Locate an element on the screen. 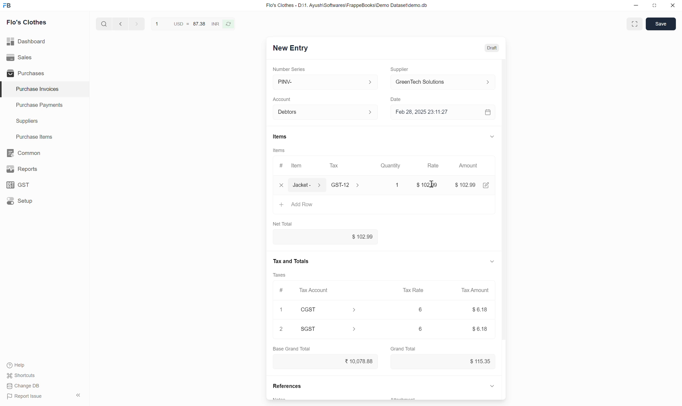 The width and height of the screenshot is (682, 406). Close is located at coordinates (281, 185).